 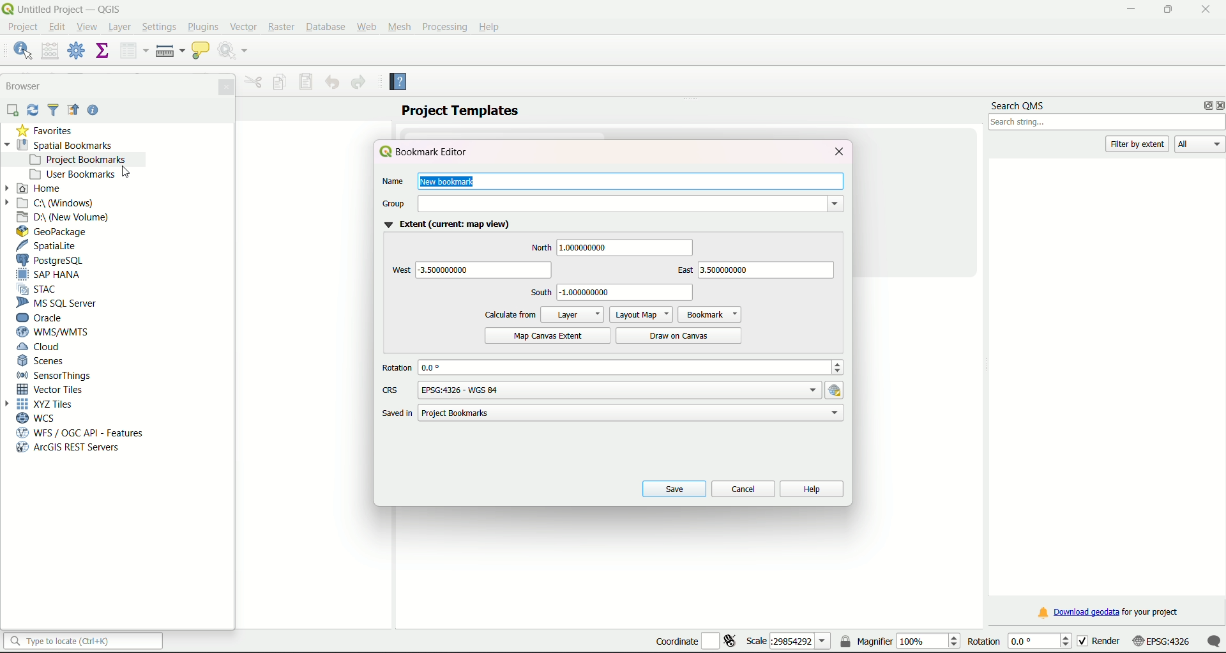 What do you see at coordinates (307, 82) in the screenshot?
I see `Save features` at bounding box center [307, 82].